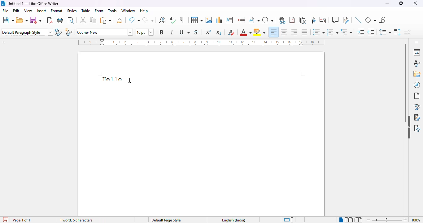 This screenshot has width=423, height=223. I want to click on gallery, so click(417, 74).